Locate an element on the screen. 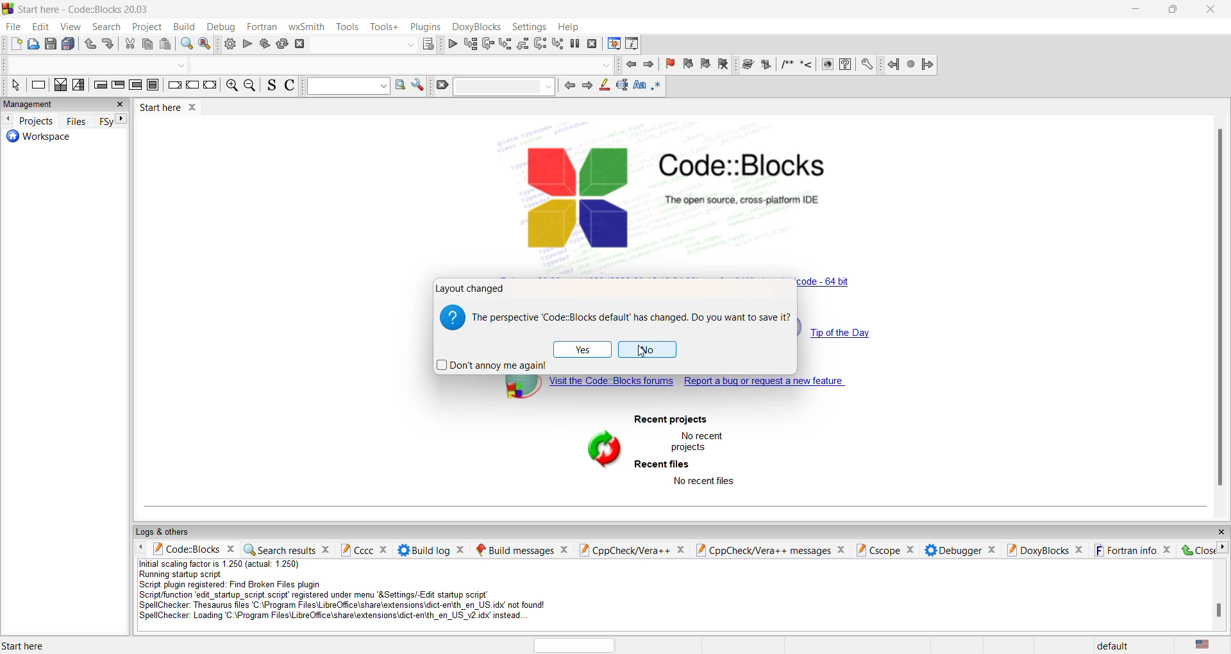 The image size is (1231, 654). replace is located at coordinates (206, 46).